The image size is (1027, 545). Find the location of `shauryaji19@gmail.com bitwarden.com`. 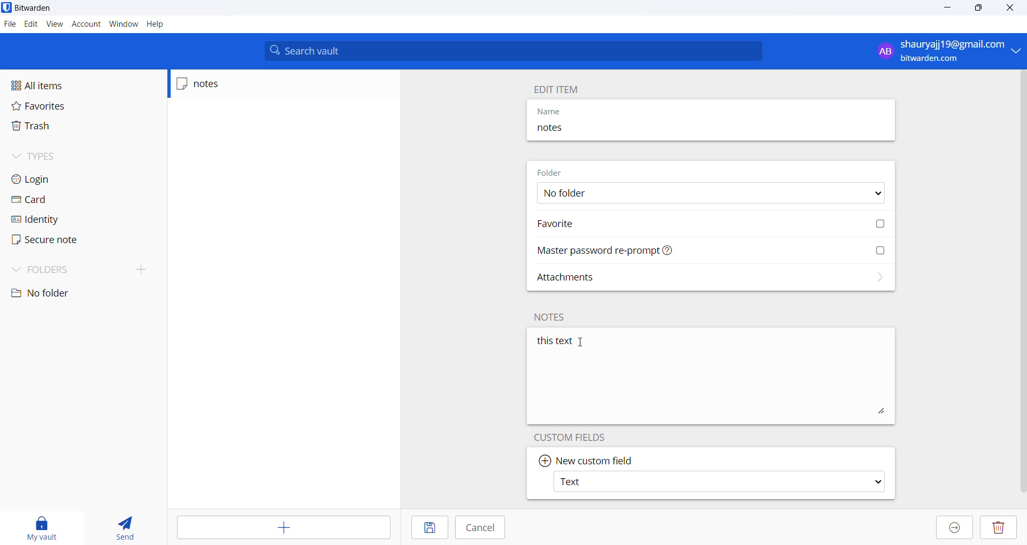

shauryaji19@gmail.com bitwarden.com is located at coordinates (944, 51).